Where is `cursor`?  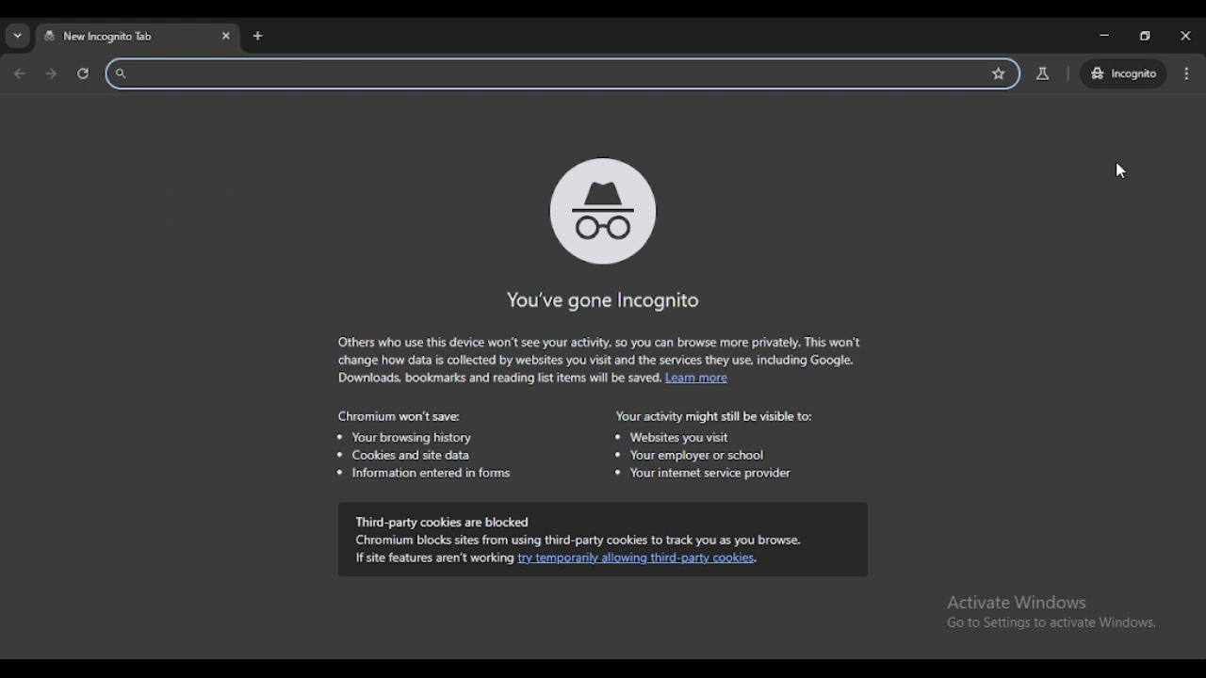
cursor is located at coordinates (1119, 171).